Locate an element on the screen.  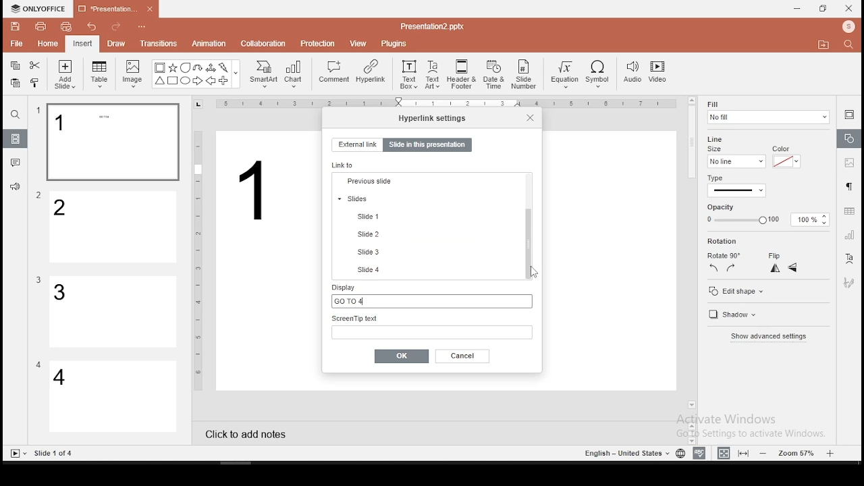
flip vertical is located at coordinates (794, 269).